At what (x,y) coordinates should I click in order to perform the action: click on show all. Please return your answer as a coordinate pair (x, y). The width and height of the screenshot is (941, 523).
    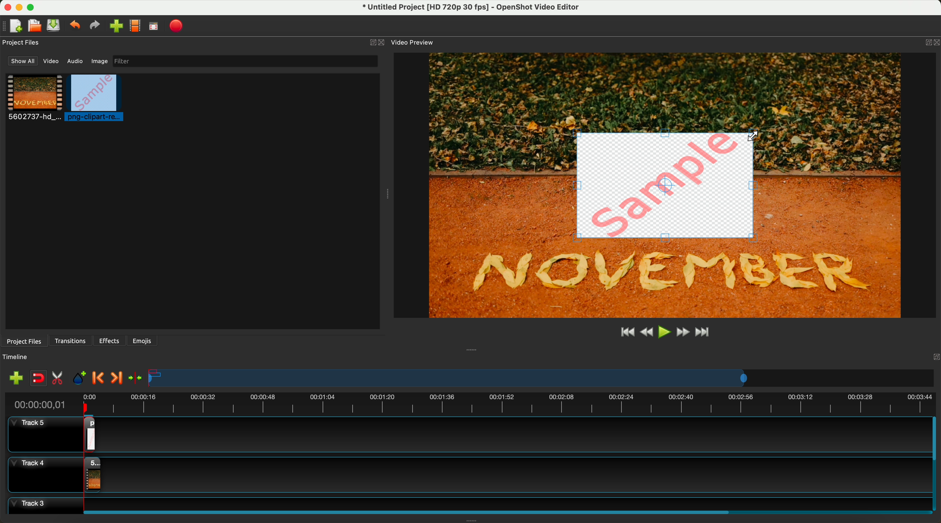
    Looking at the image, I should click on (23, 61).